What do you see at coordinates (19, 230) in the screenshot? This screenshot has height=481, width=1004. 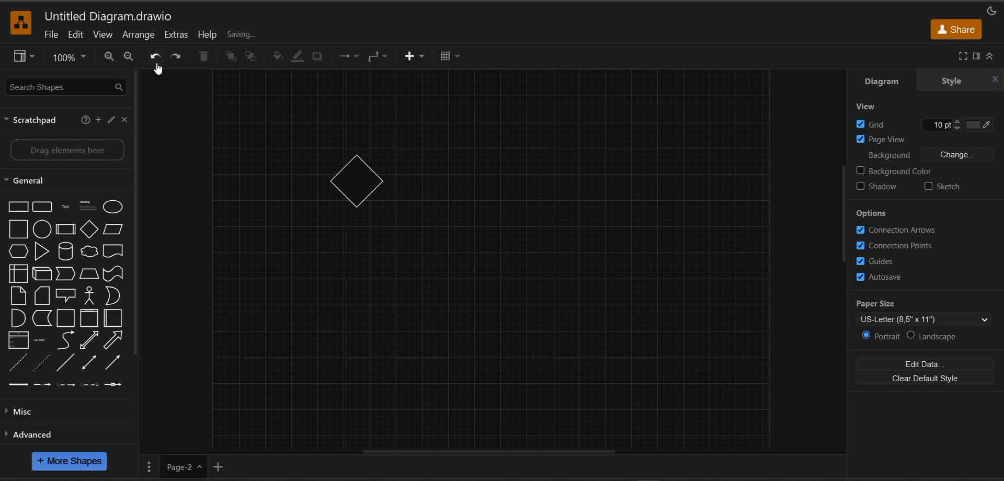 I see `Square` at bounding box center [19, 230].